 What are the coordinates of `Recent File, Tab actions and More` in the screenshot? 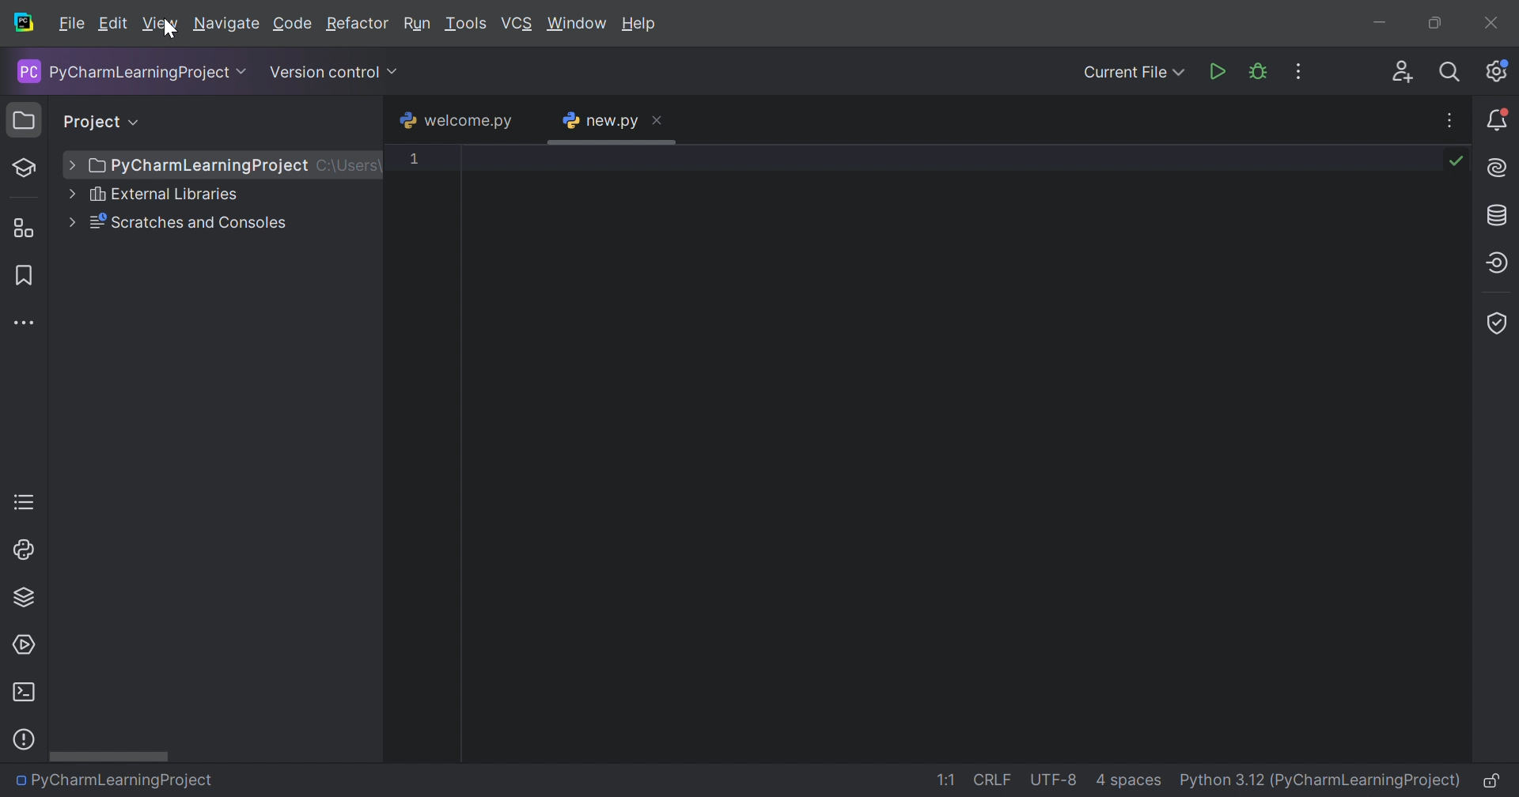 It's located at (1450, 118).